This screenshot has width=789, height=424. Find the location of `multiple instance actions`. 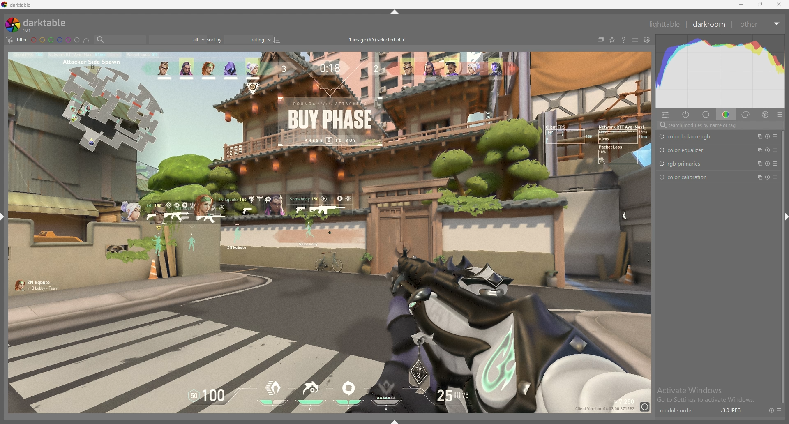

multiple instance actions is located at coordinates (757, 177).